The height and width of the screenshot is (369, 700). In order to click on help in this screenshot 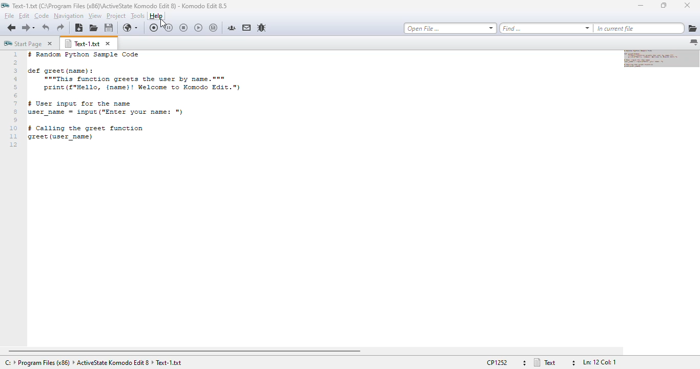, I will do `click(156, 16)`.